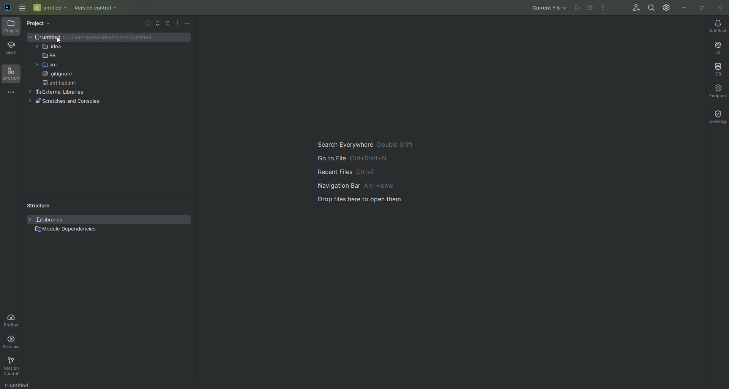 The height and width of the screenshot is (389, 729). What do you see at coordinates (576, 8) in the screenshot?
I see `Run` at bounding box center [576, 8].